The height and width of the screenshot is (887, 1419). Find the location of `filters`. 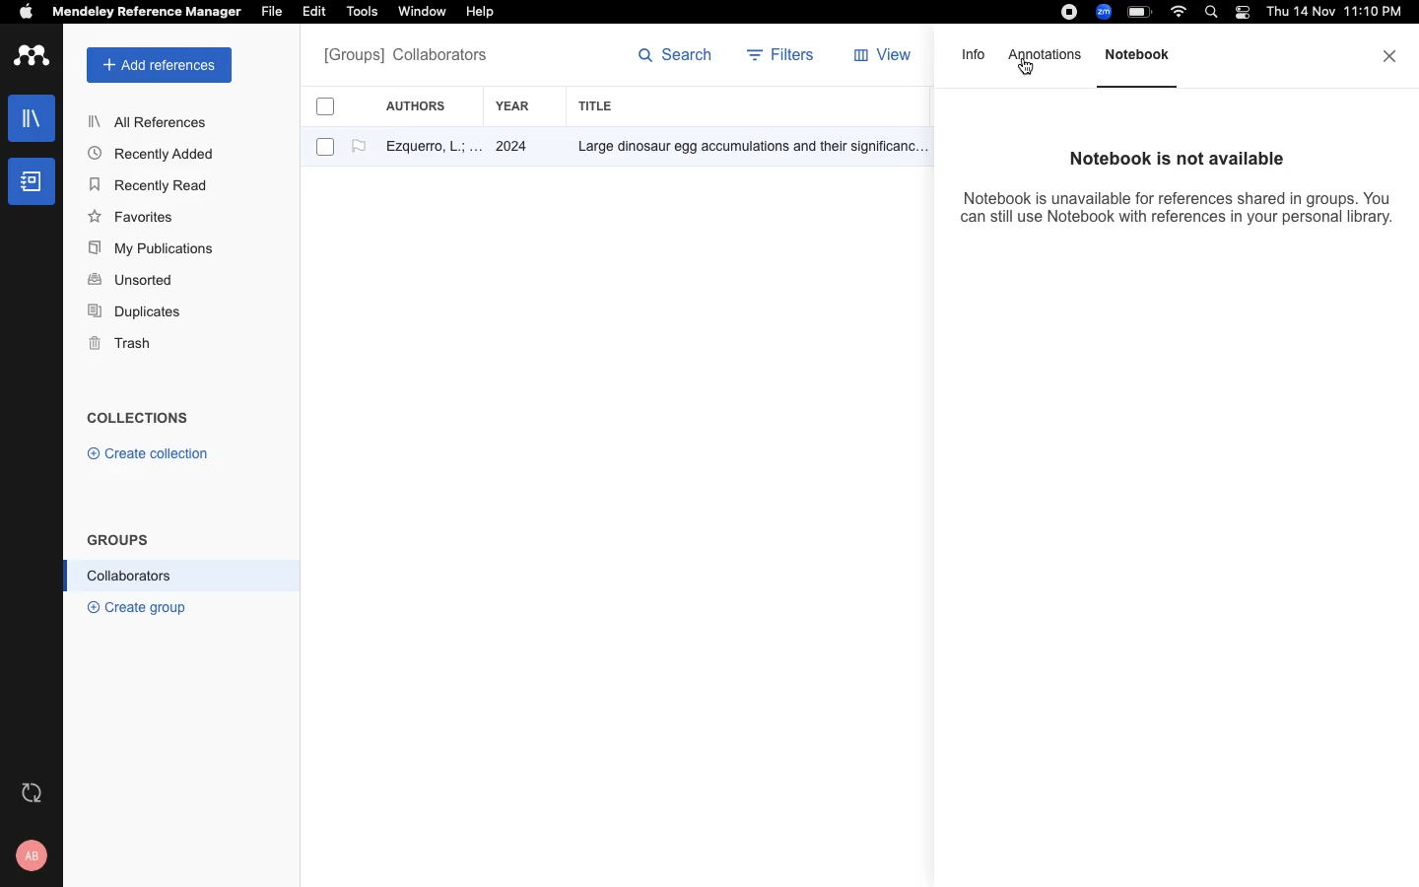

filters is located at coordinates (783, 57).